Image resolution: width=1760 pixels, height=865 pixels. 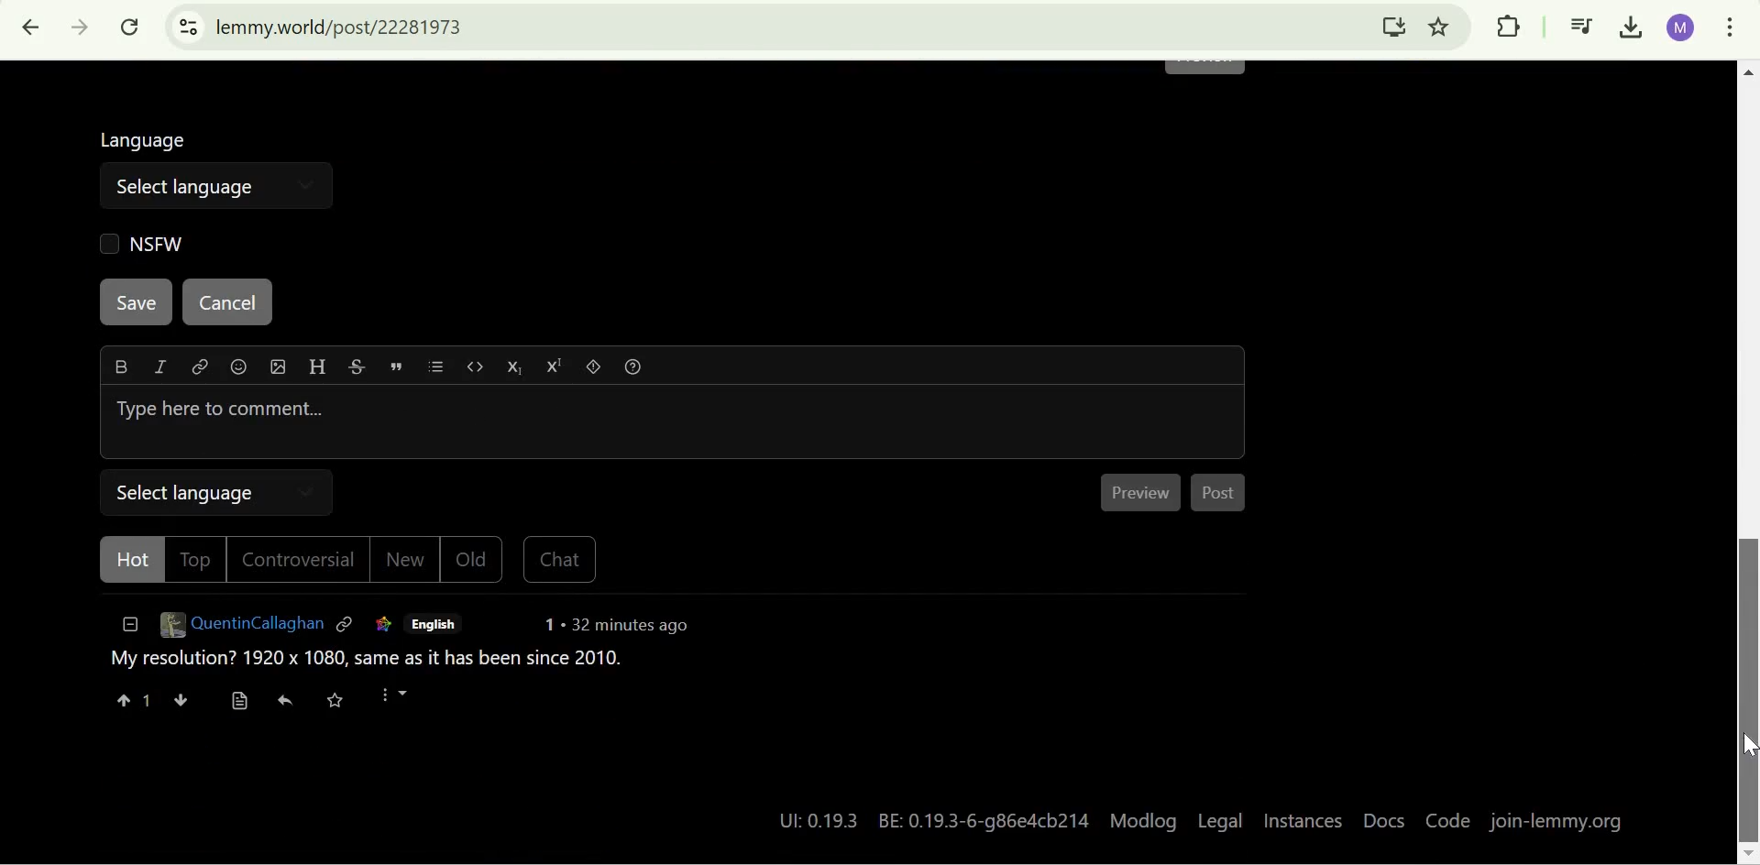 What do you see at coordinates (1730, 30) in the screenshot?
I see `customize and control google chrome` at bounding box center [1730, 30].